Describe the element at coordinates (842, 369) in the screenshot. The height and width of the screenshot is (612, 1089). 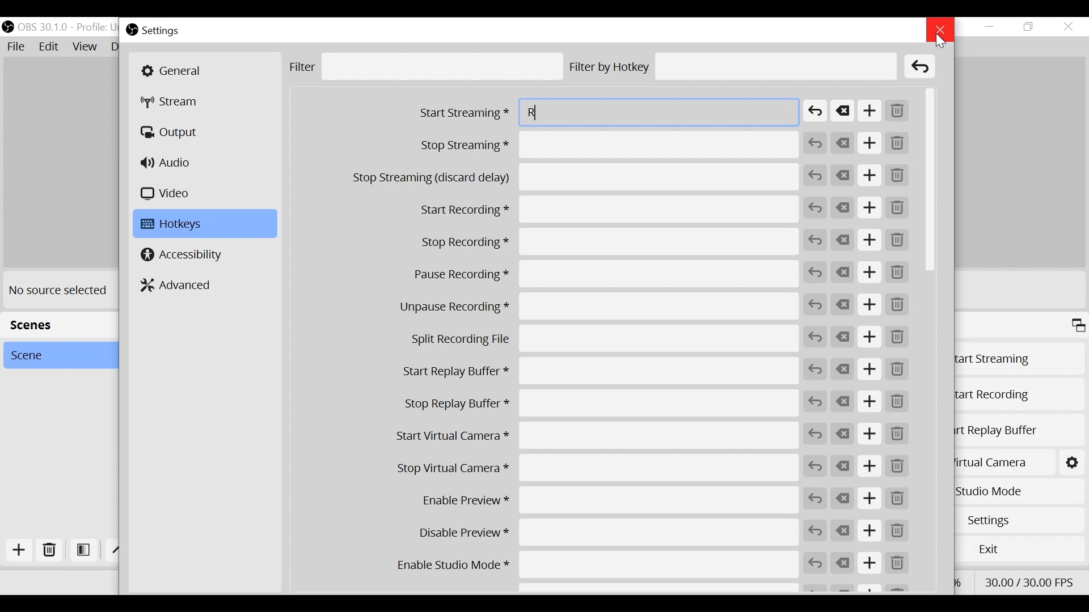
I see `Clear` at that location.